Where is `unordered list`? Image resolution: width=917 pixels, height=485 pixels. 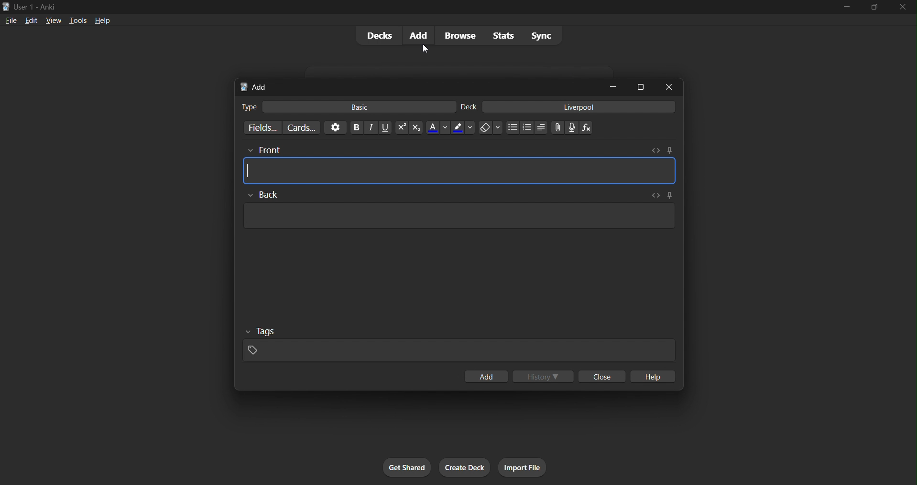 unordered list is located at coordinates (511, 127).